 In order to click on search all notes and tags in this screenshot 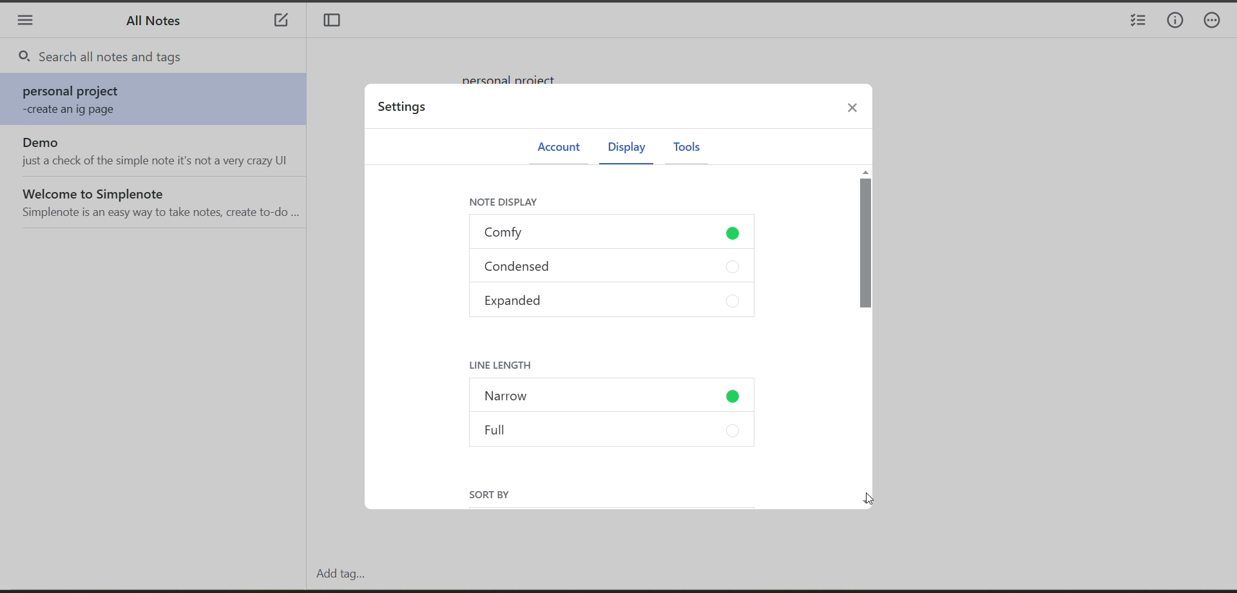, I will do `click(165, 58)`.